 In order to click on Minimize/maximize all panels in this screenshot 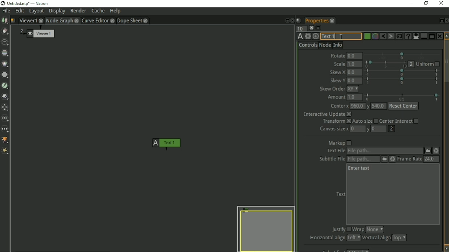, I will do `click(318, 28)`.